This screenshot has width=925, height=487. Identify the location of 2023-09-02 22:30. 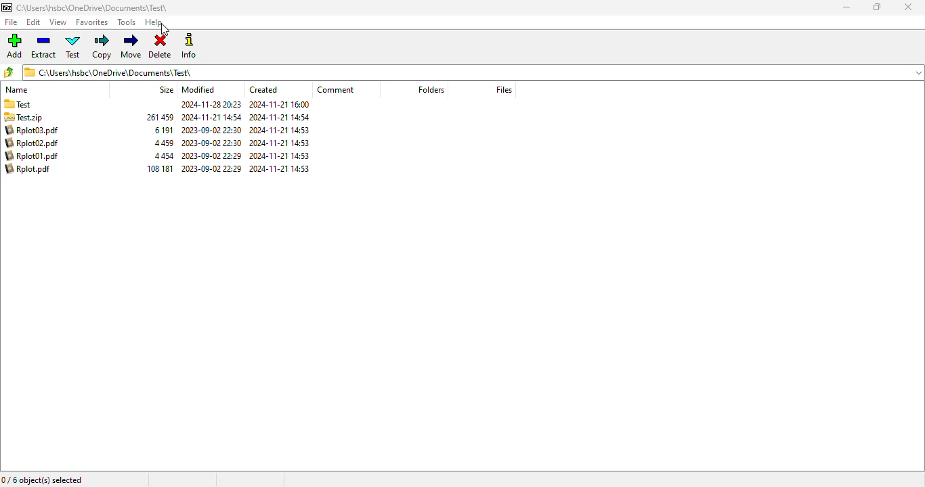
(213, 130).